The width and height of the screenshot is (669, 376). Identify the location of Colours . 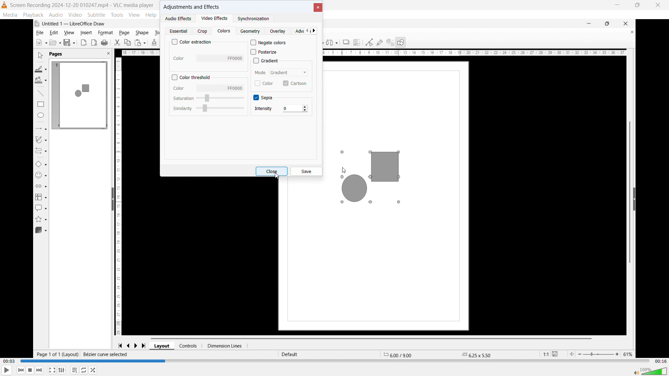
(224, 31).